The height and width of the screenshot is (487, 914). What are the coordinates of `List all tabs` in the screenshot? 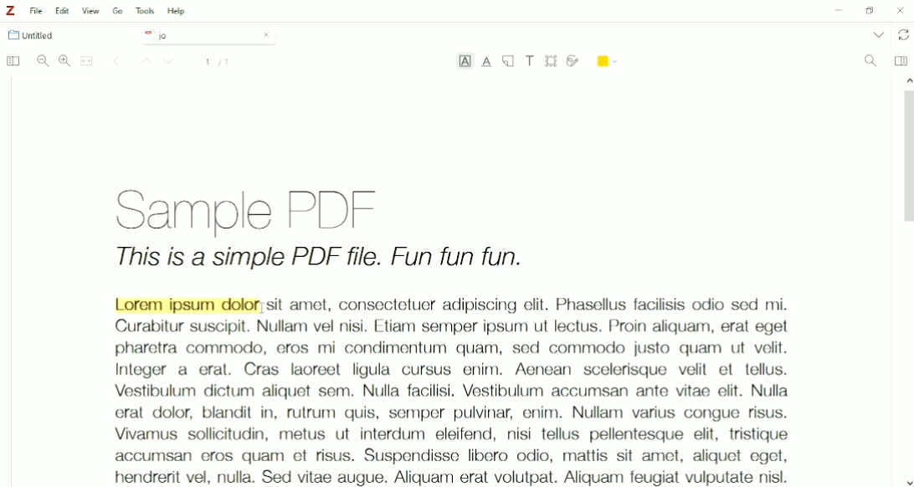 It's located at (877, 34).